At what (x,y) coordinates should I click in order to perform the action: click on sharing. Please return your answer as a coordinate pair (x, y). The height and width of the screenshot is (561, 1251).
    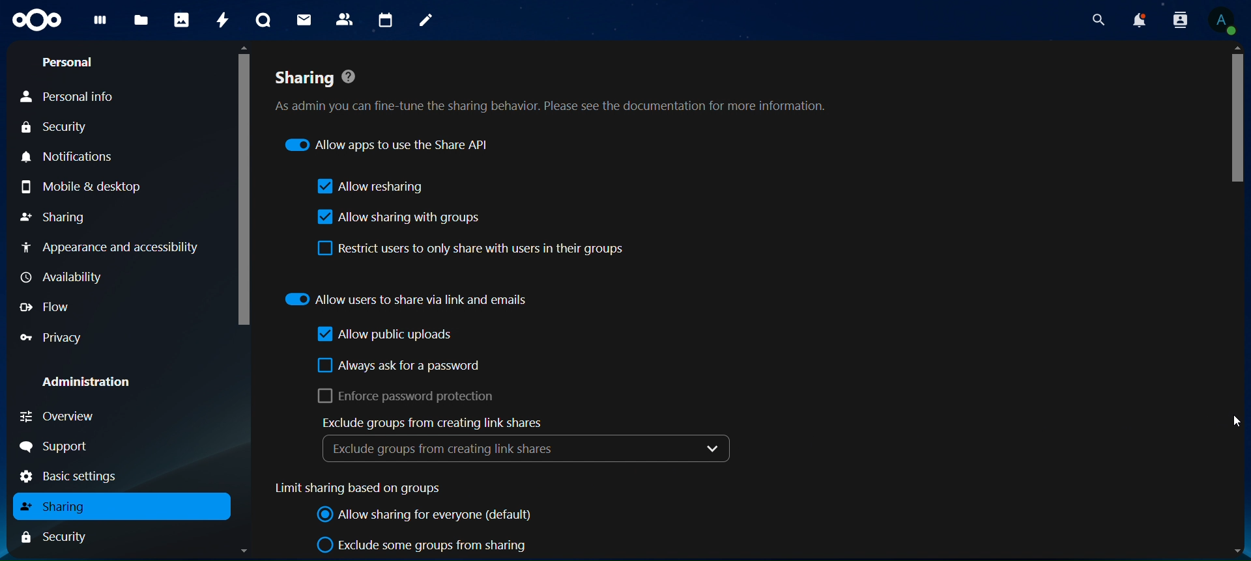
    Looking at the image, I should click on (552, 94).